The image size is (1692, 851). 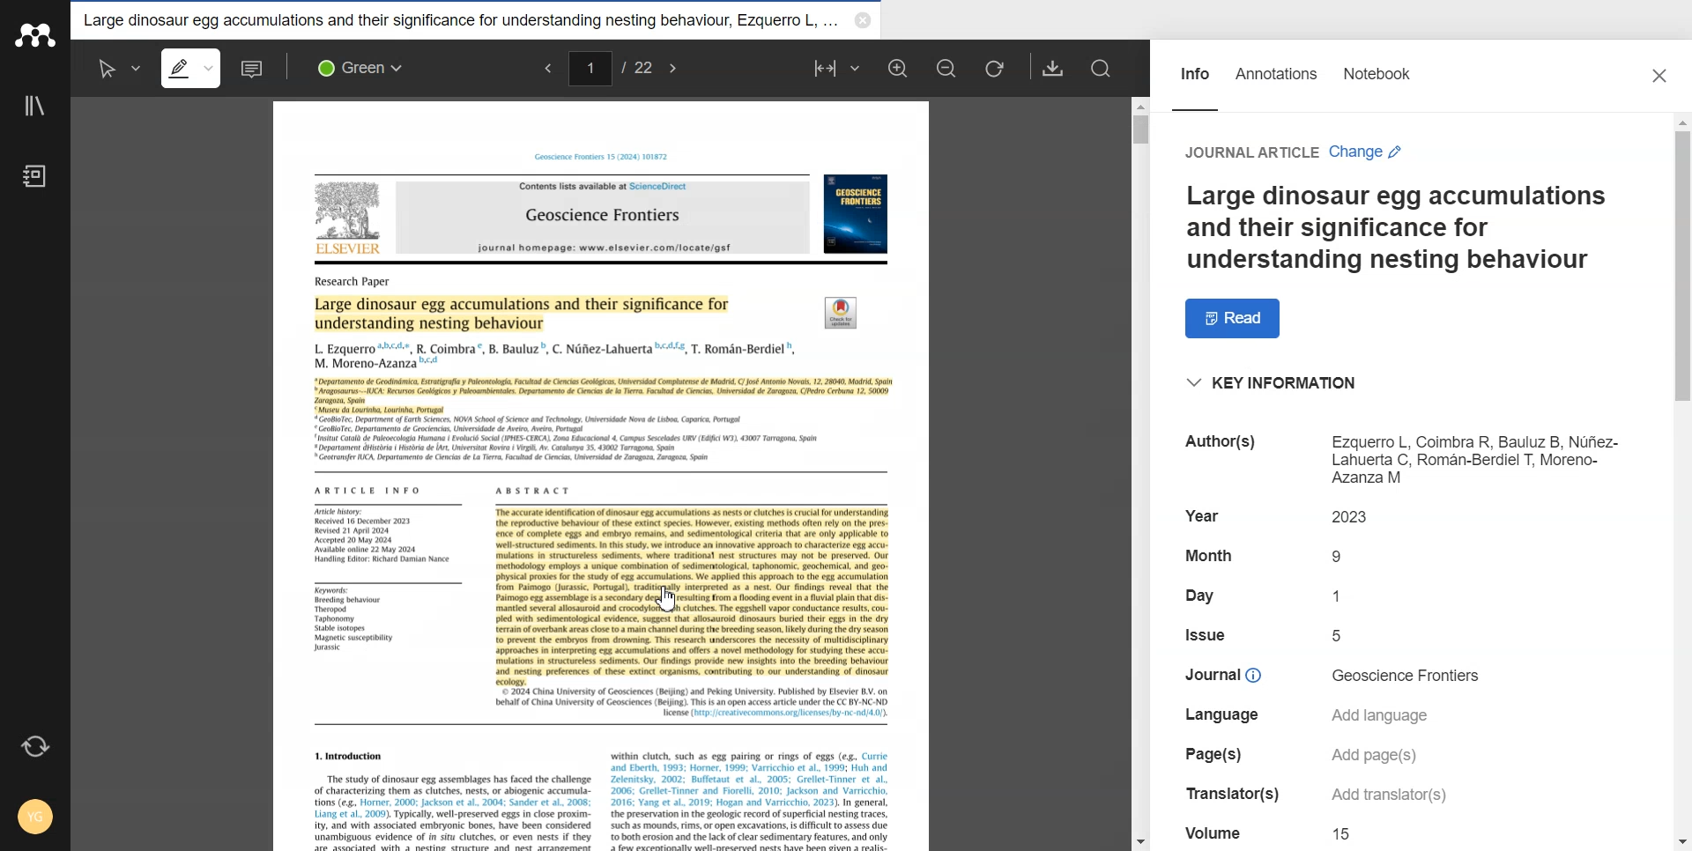 What do you see at coordinates (1676, 482) in the screenshot?
I see `Vertical scroll bar` at bounding box center [1676, 482].